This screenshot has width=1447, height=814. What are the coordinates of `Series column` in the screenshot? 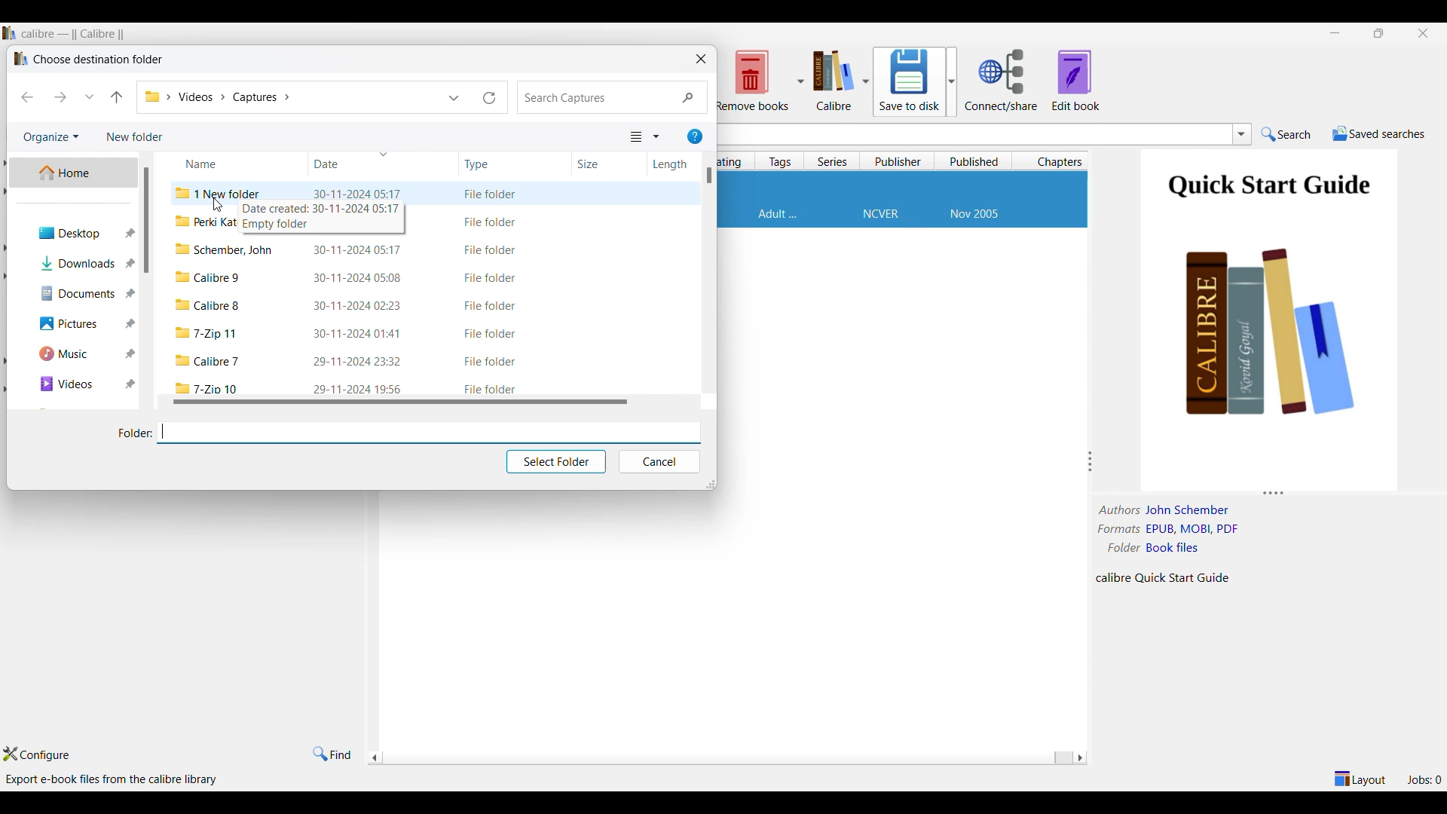 It's located at (833, 161).